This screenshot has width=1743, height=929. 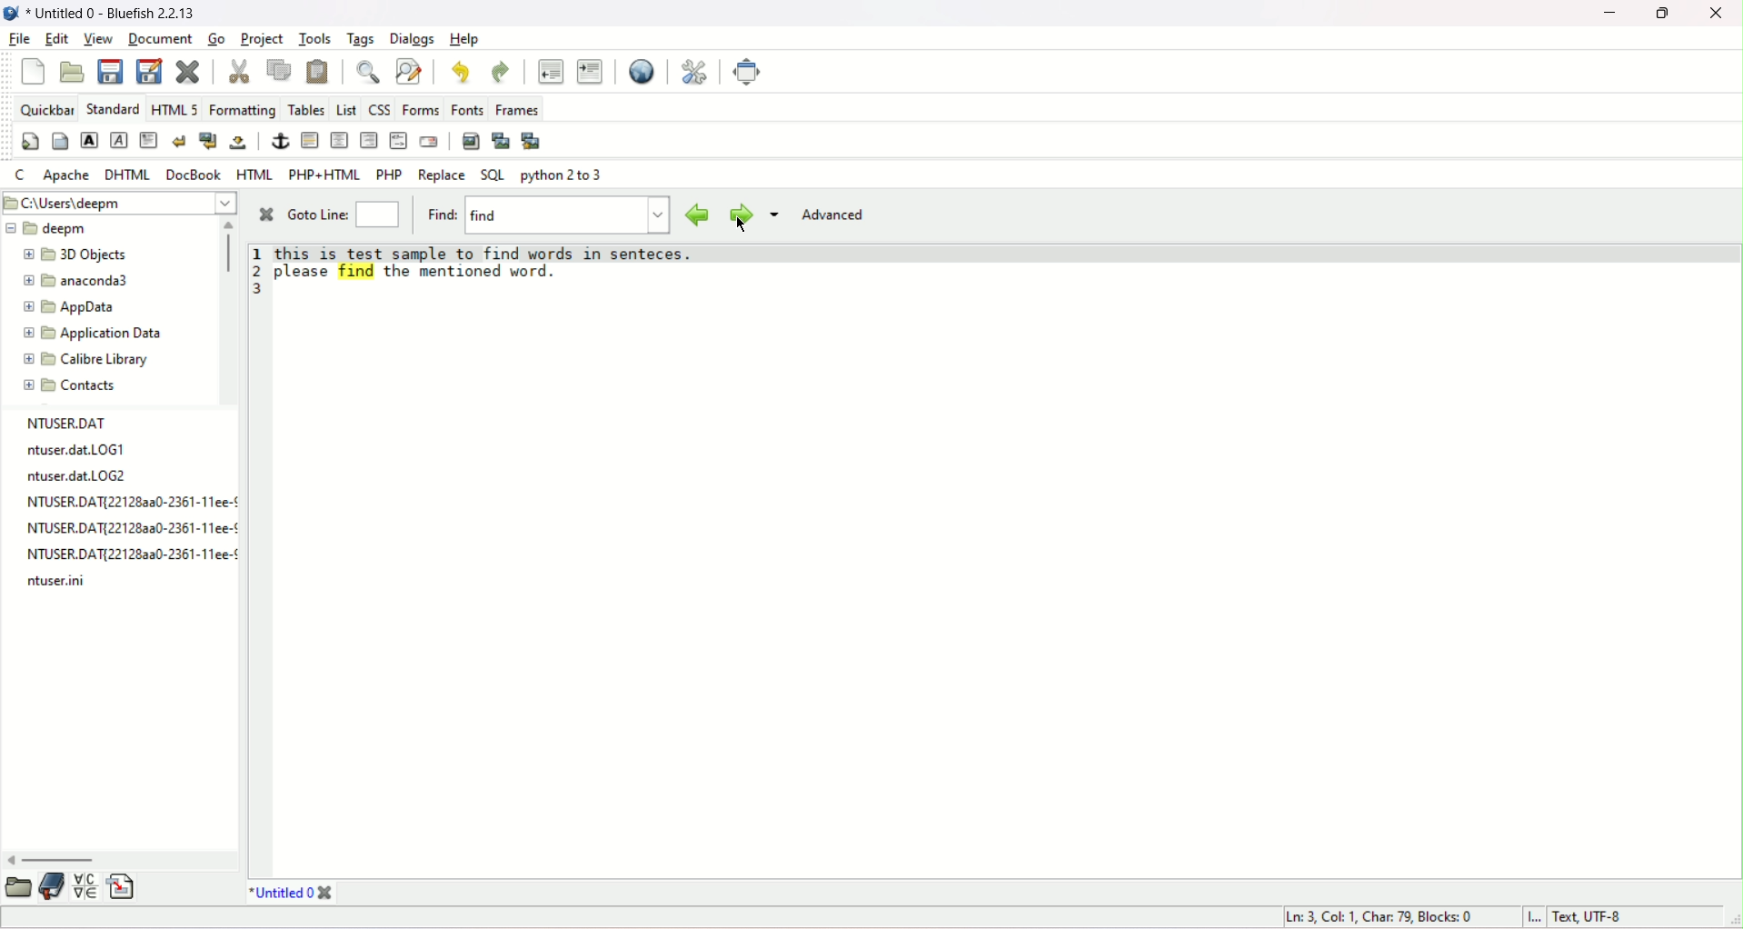 What do you see at coordinates (262, 216) in the screenshot?
I see `close` at bounding box center [262, 216].